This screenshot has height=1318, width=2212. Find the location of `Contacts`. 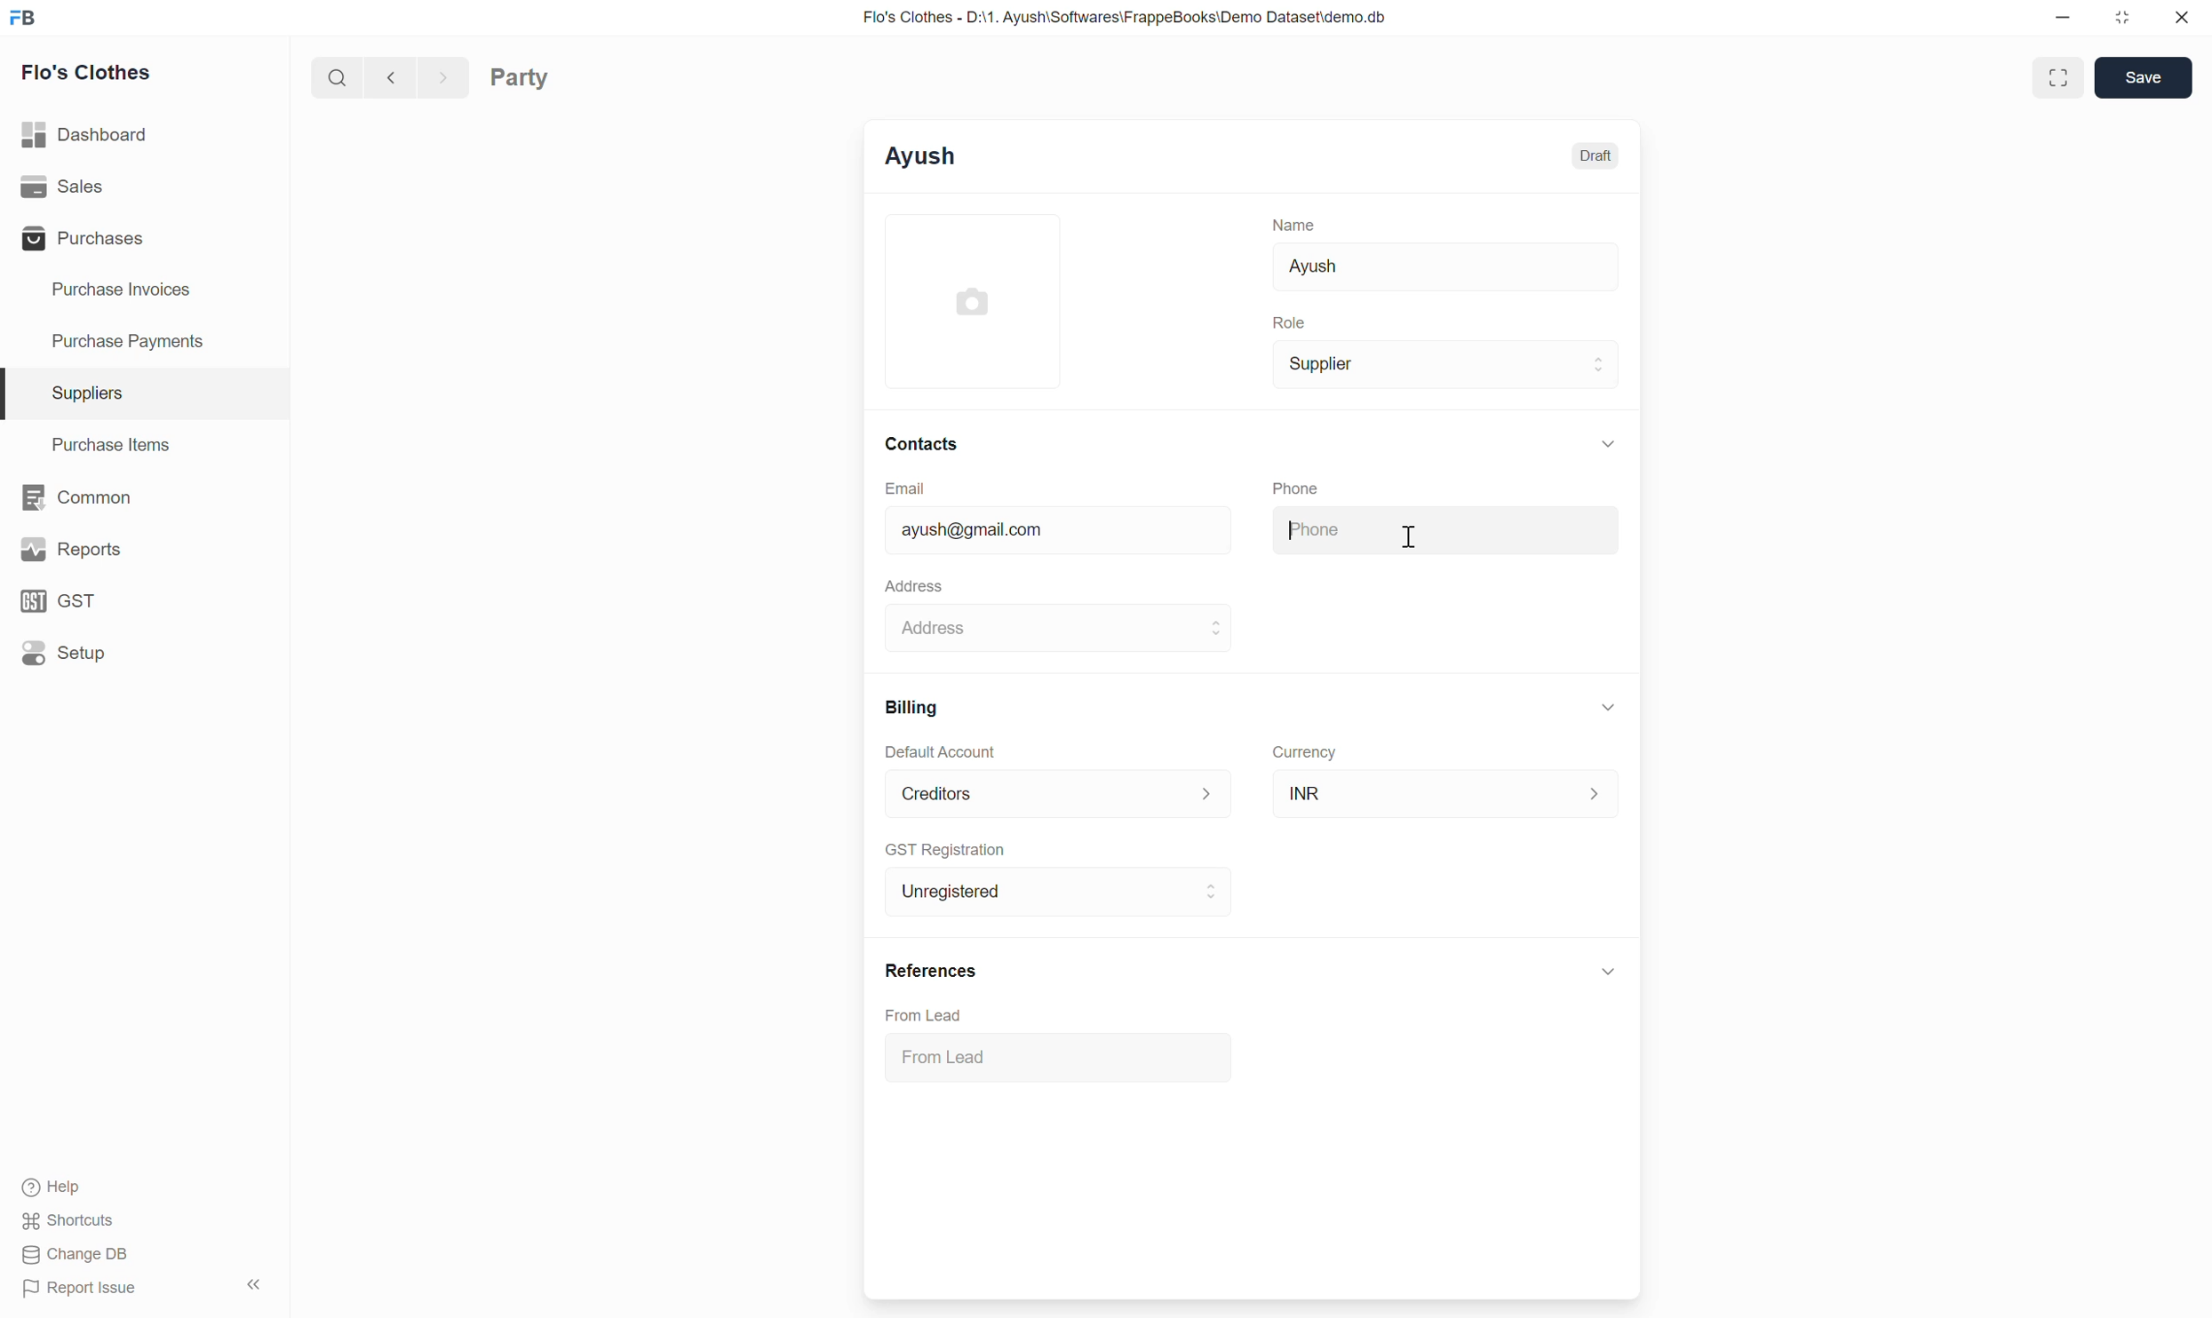

Contacts is located at coordinates (922, 444).